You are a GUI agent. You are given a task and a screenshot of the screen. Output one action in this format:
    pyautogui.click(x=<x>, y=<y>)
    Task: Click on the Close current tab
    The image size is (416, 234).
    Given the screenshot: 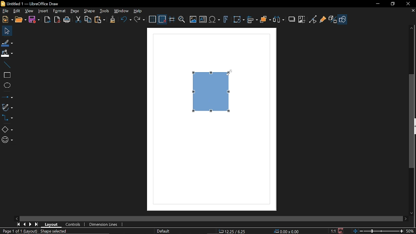 What is the action you would take?
    pyautogui.click(x=413, y=11)
    